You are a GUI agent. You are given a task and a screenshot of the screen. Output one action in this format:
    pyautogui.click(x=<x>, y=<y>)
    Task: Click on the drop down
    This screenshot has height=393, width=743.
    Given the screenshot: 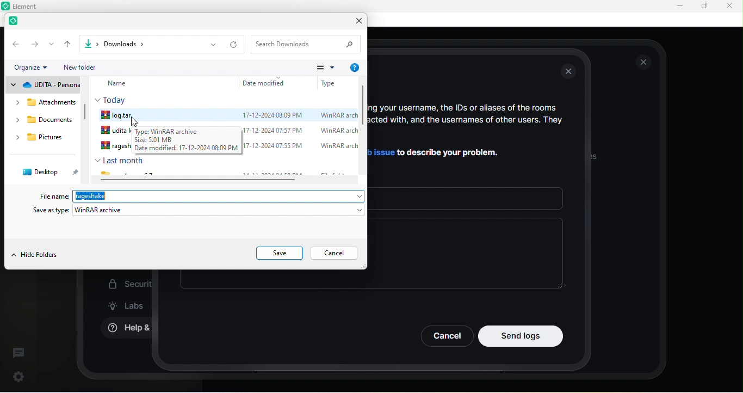 What is the action you would take?
    pyautogui.click(x=213, y=45)
    